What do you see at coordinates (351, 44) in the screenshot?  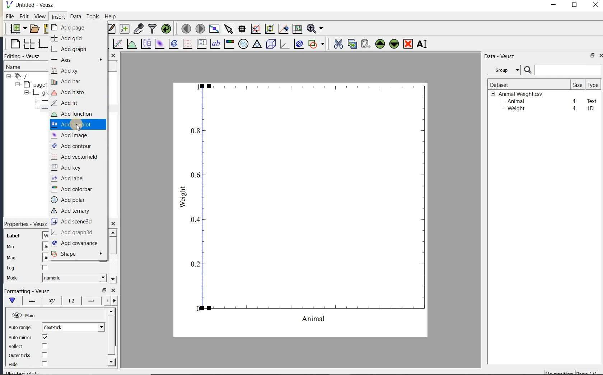 I see `copy the selected widget` at bounding box center [351, 44].